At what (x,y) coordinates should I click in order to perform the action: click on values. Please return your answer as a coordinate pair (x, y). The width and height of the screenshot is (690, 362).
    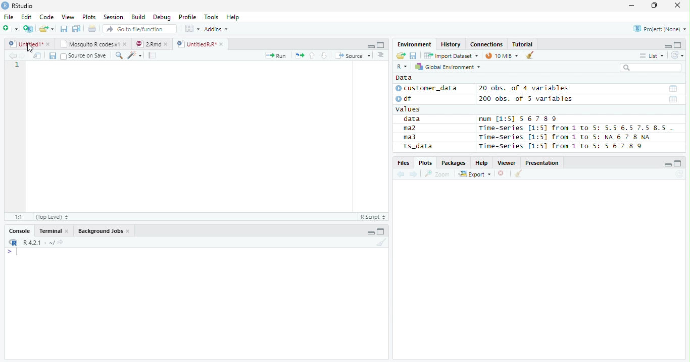
    Looking at the image, I should click on (409, 109).